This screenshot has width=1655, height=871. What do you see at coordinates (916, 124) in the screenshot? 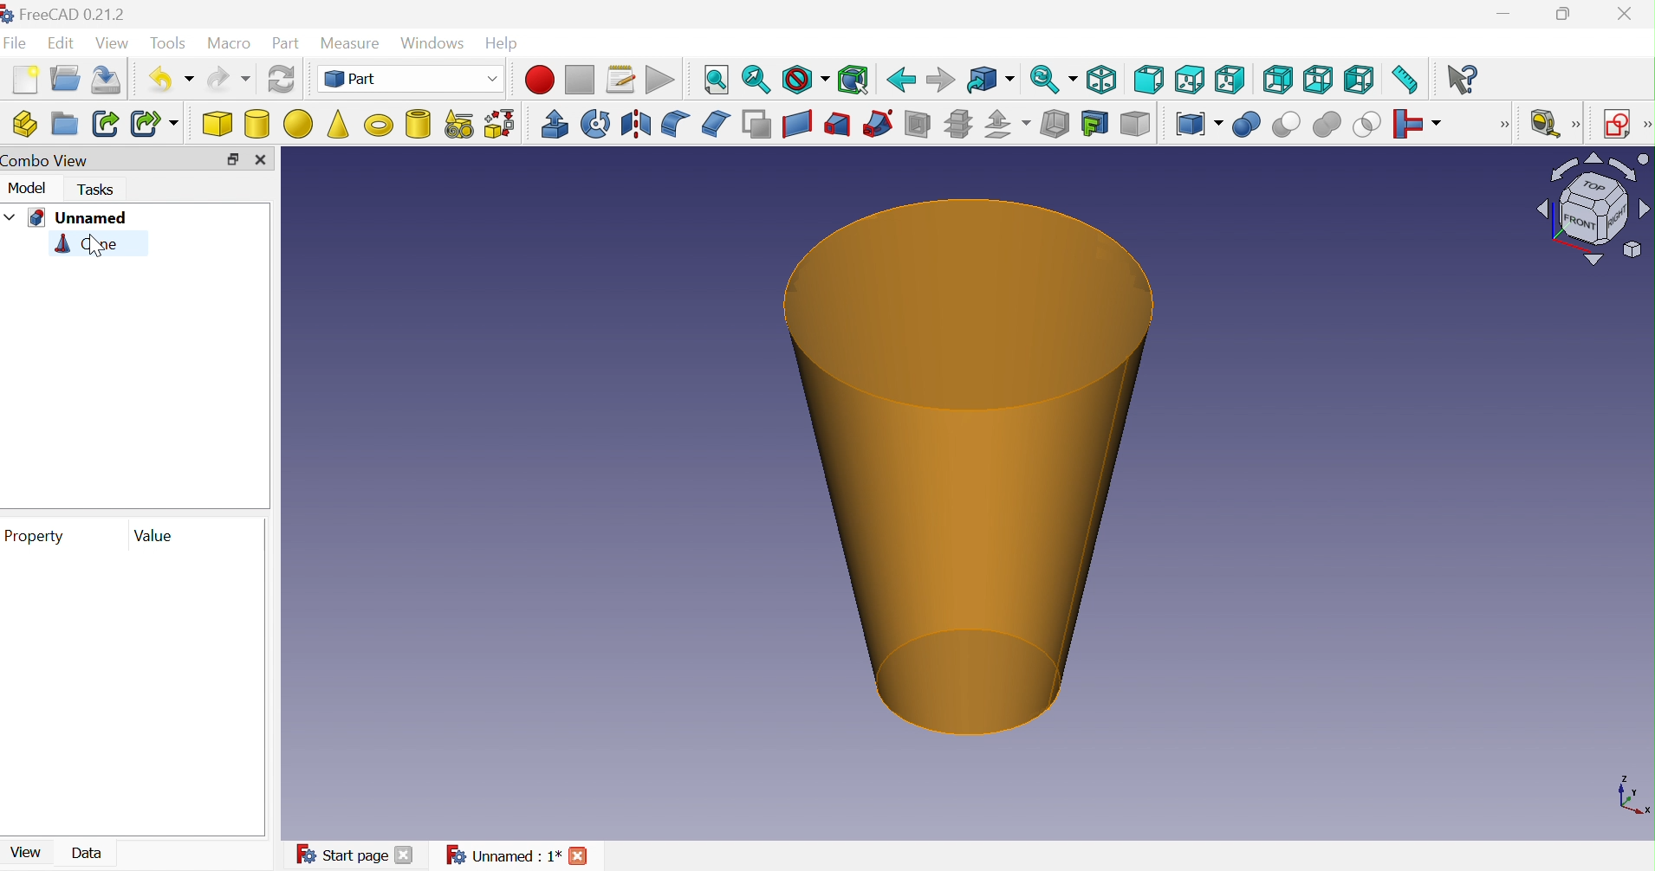
I see `Section` at bounding box center [916, 124].